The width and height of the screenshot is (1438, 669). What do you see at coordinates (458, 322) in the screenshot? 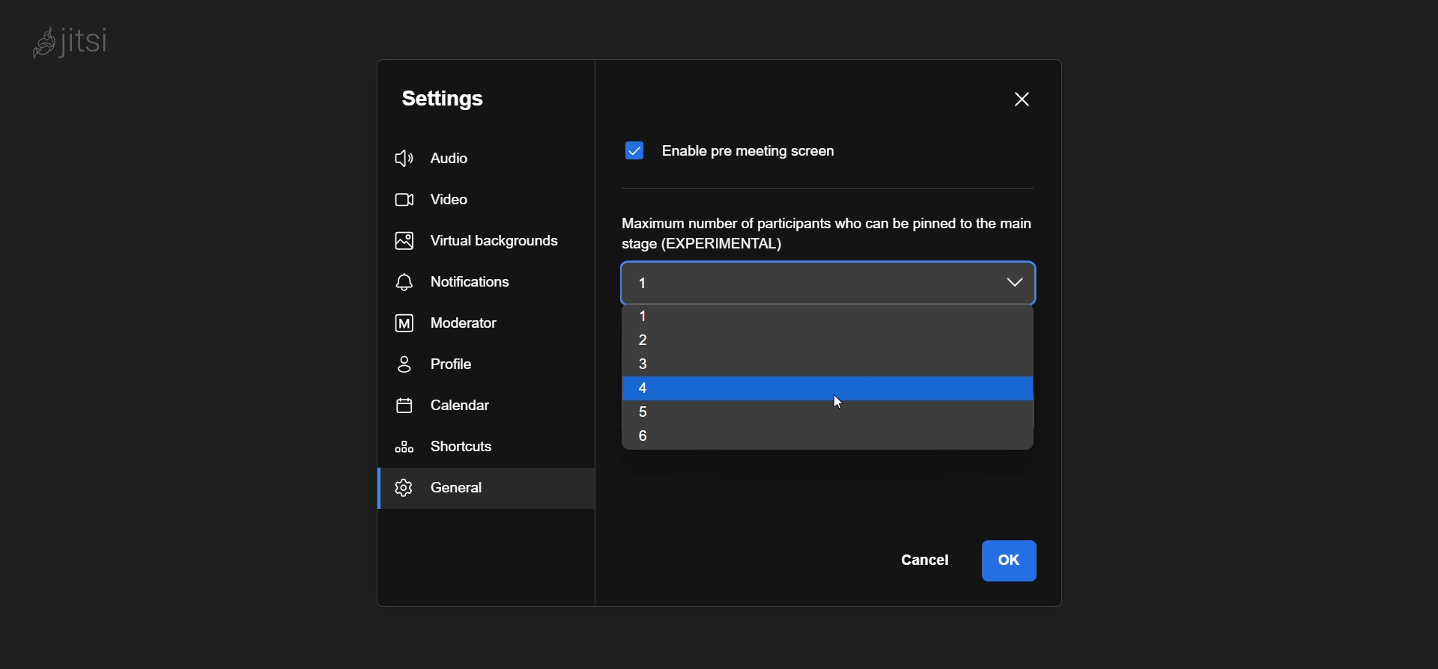
I see `moderator` at bounding box center [458, 322].